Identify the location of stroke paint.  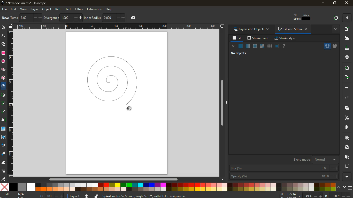
(258, 38).